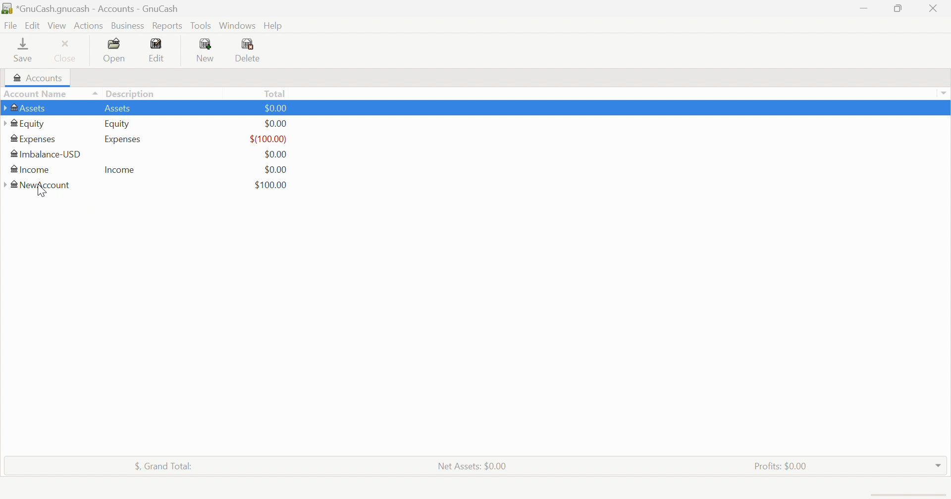  Describe the element at coordinates (934, 8) in the screenshot. I see `Close` at that location.